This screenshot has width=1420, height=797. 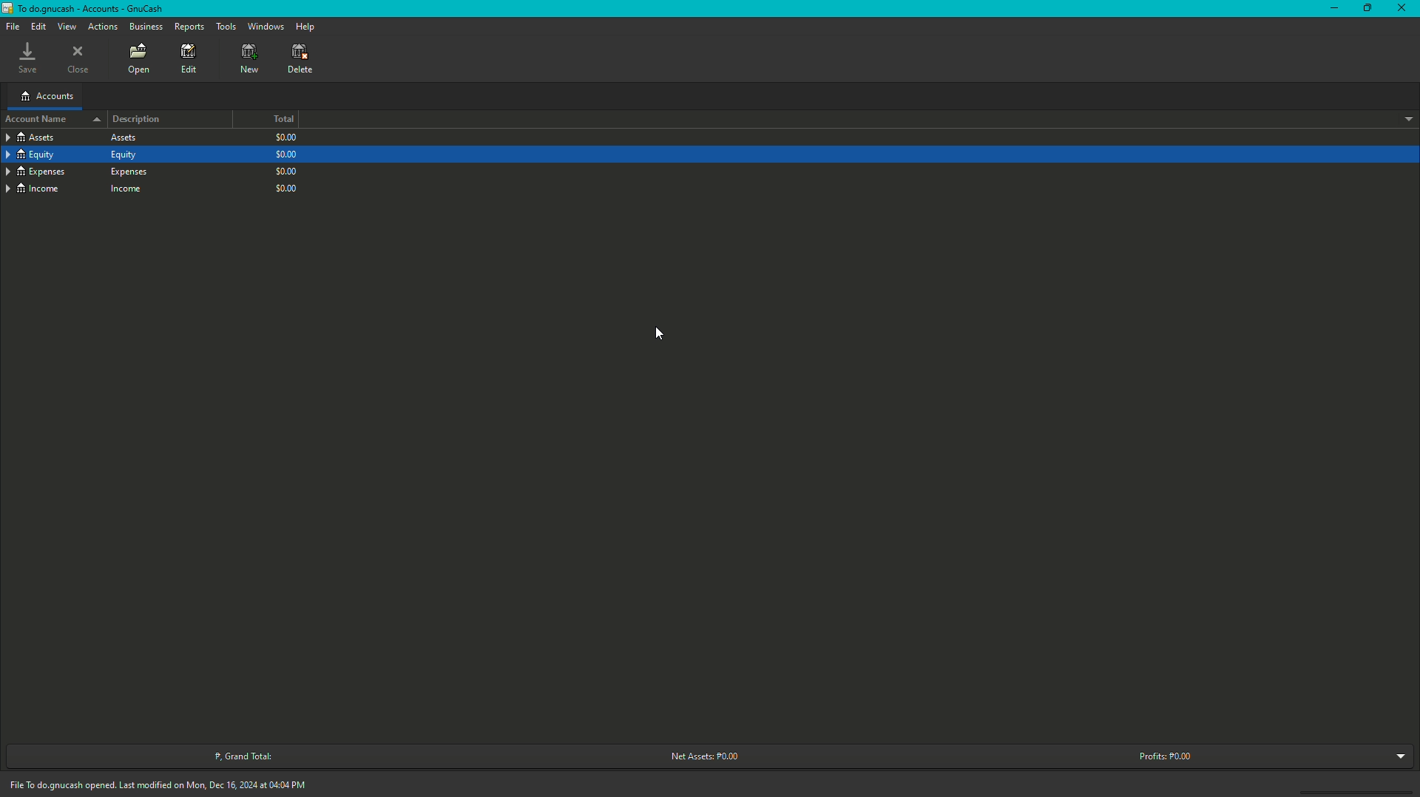 What do you see at coordinates (84, 9) in the screenshot?
I see `GnuCash` at bounding box center [84, 9].